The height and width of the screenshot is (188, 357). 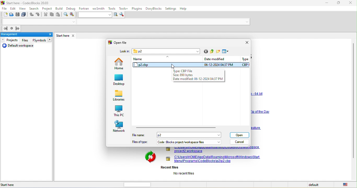 What do you see at coordinates (42, 40) in the screenshot?
I see `fsymbols` at bounding box center [42, 40].